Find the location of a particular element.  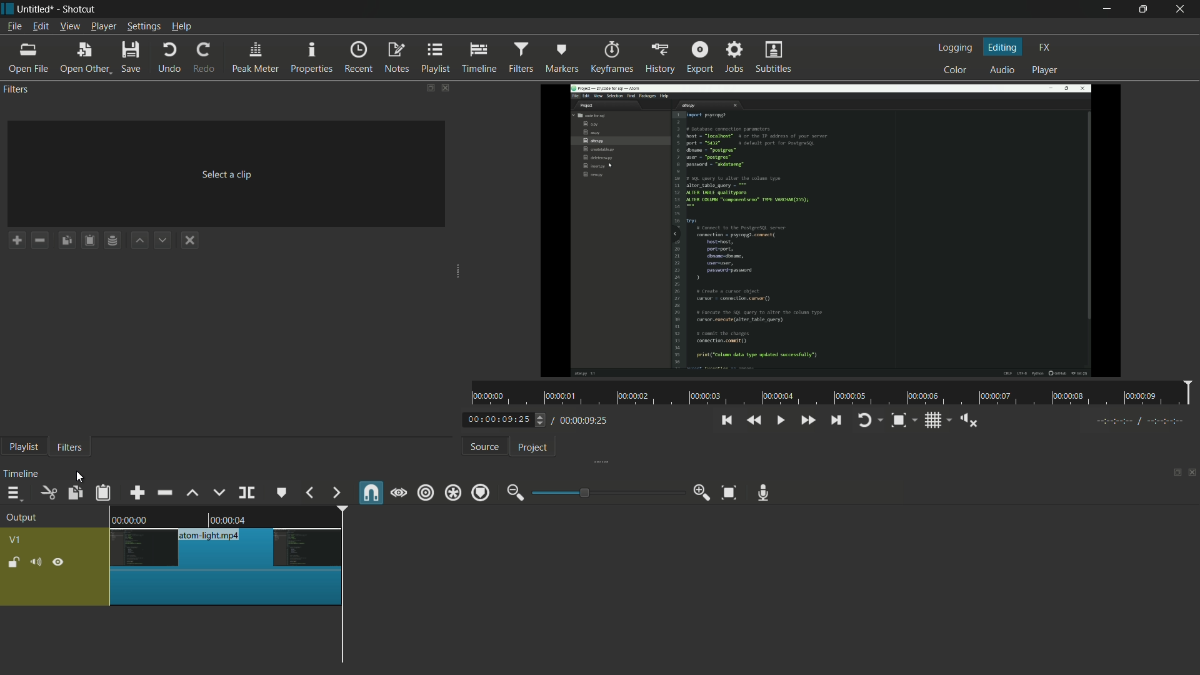

source is located at coordinates (485, 447).